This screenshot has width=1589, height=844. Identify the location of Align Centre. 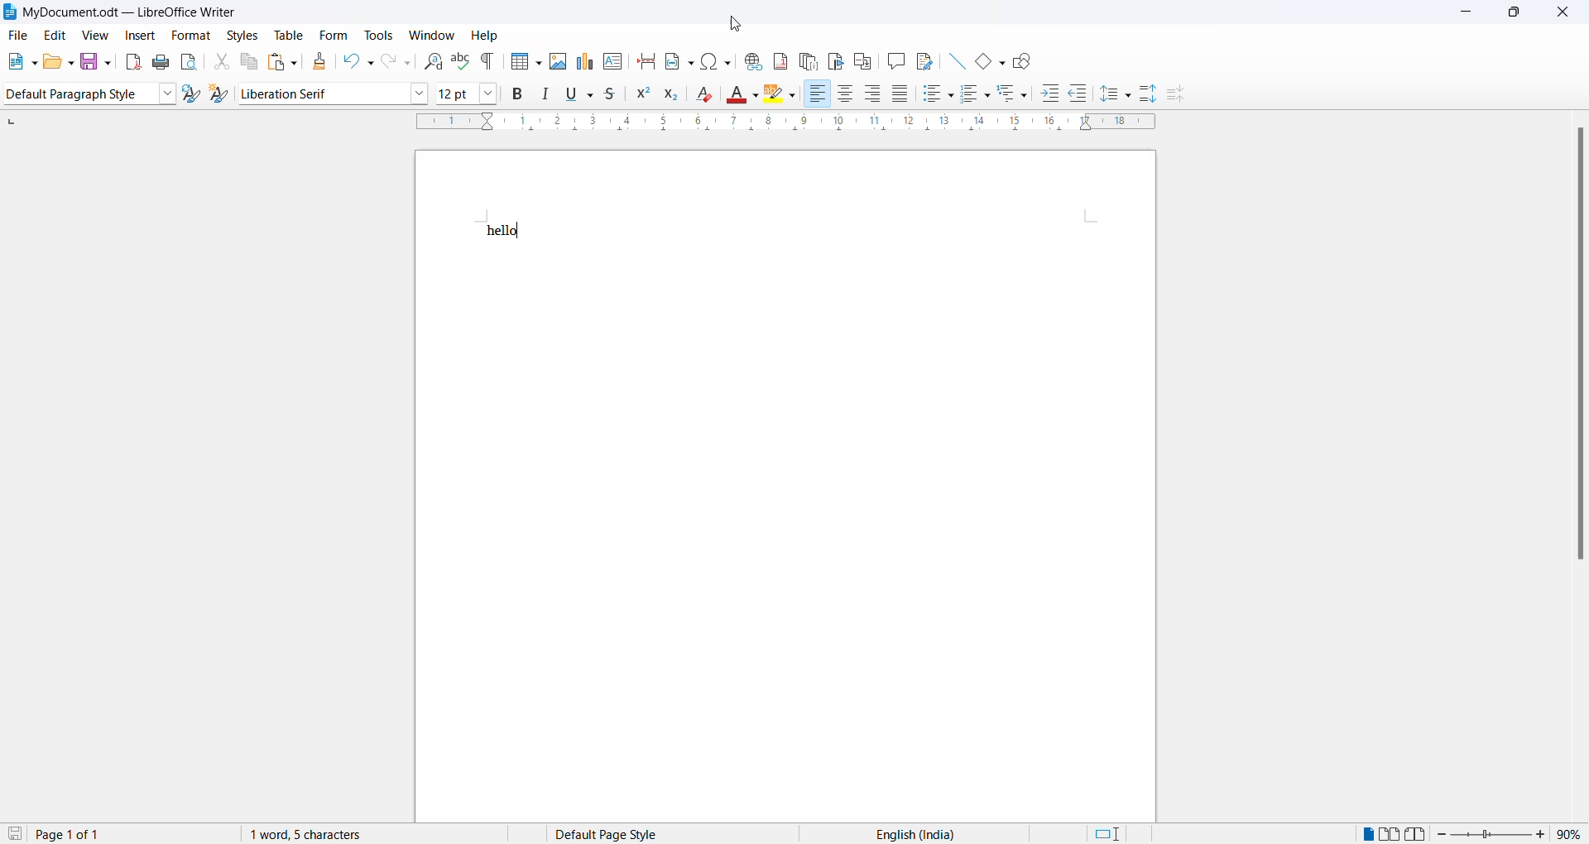
(845, 94).